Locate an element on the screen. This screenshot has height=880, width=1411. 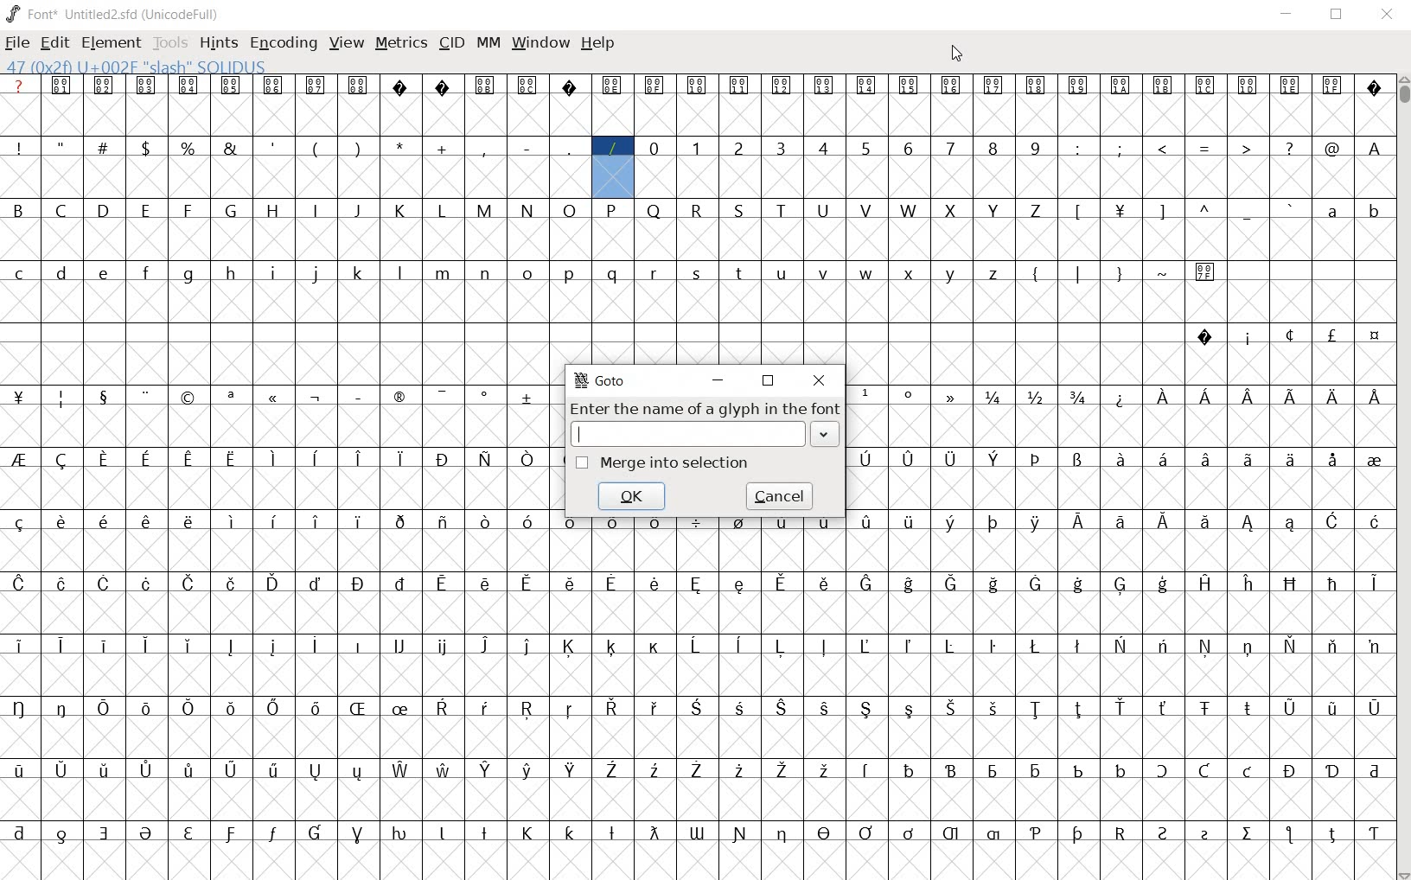
minimize is located at coordinates (720, 379).